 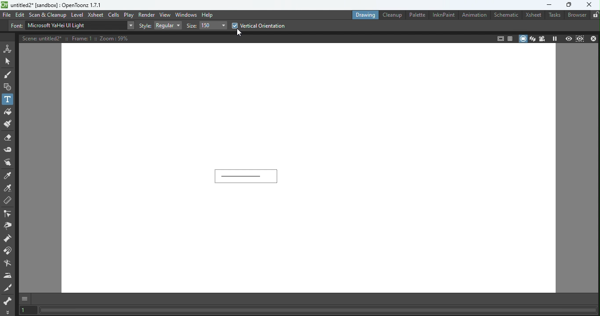 What do you see at coordinates (166, 15) in the screenshot?
I see `View` at bounding box center [166, 15].